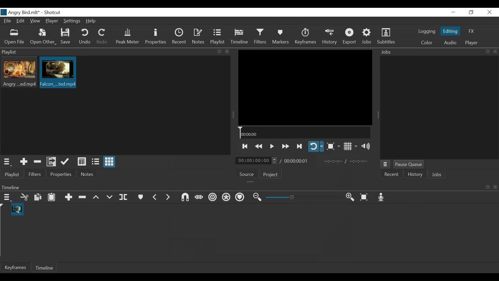 This screenshot has width=499, height=281. What do you see at coordinates (200, 198) in the screenshot?
I see `Scrub while dragging` at bounding box center [200, 198].